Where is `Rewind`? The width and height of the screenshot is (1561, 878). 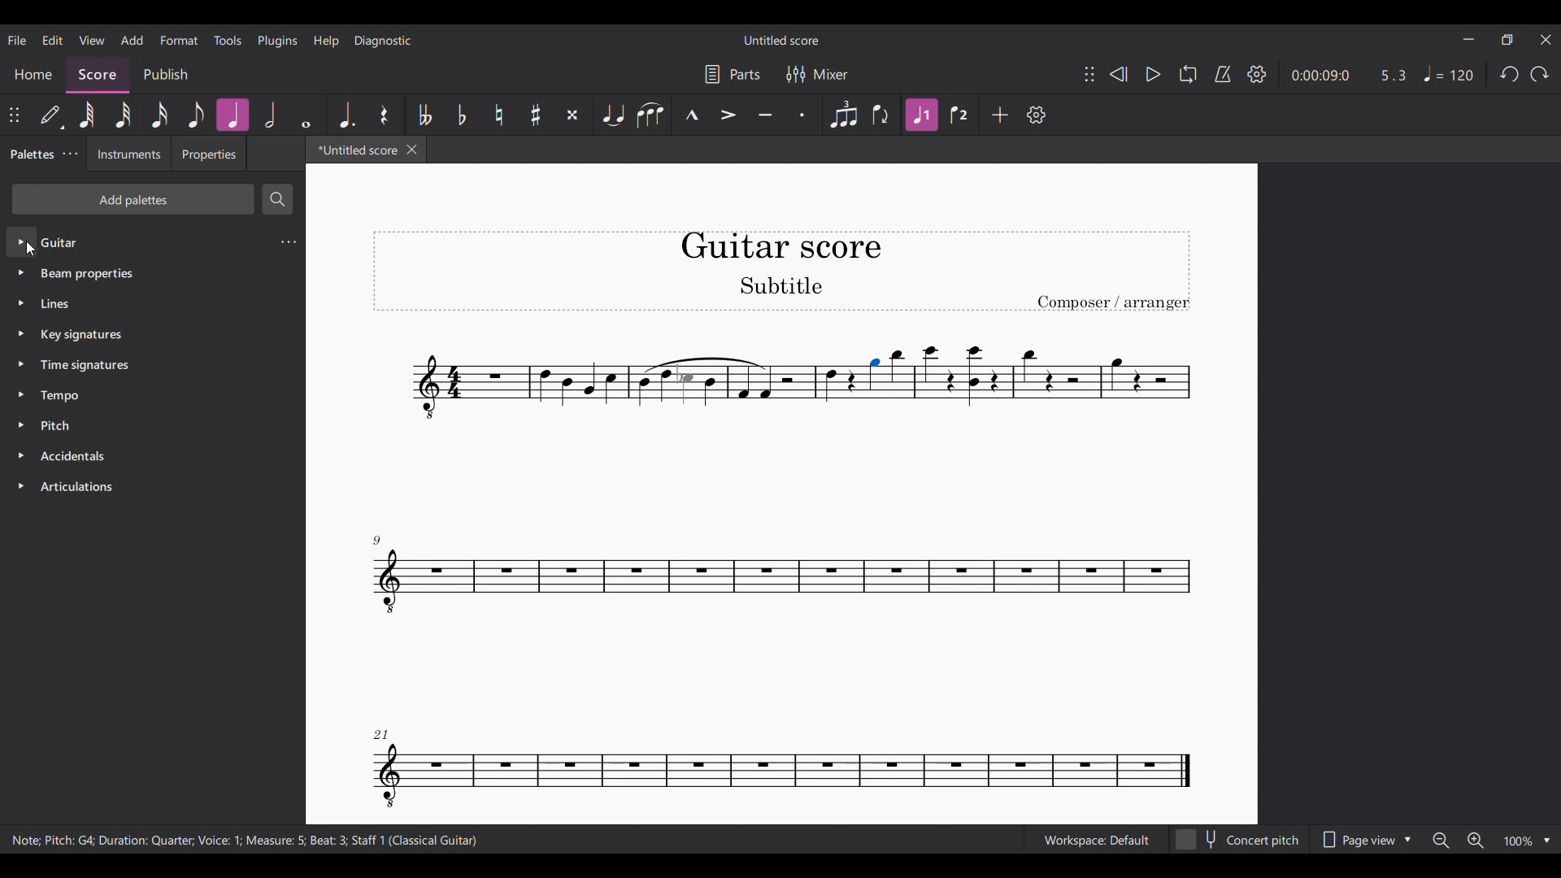
Rewind is located at coordinates (1119, 74).